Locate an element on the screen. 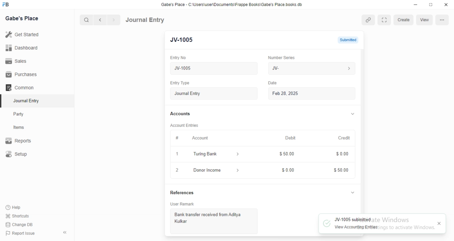 This screenshot has width=454, height=241. Entry Type is located at coordinates (214, 94).